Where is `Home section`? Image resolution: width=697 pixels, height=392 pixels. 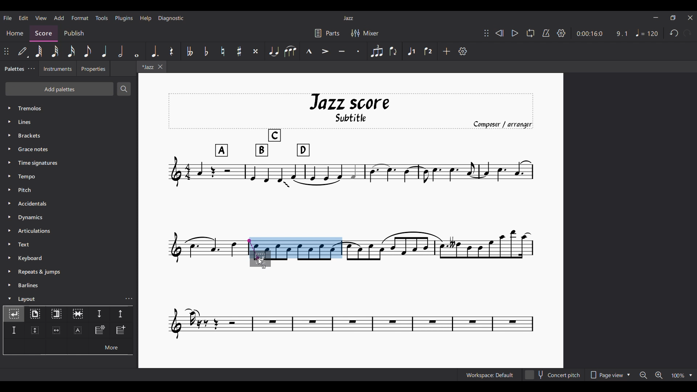
Home section is located at coordinates (15, 33).